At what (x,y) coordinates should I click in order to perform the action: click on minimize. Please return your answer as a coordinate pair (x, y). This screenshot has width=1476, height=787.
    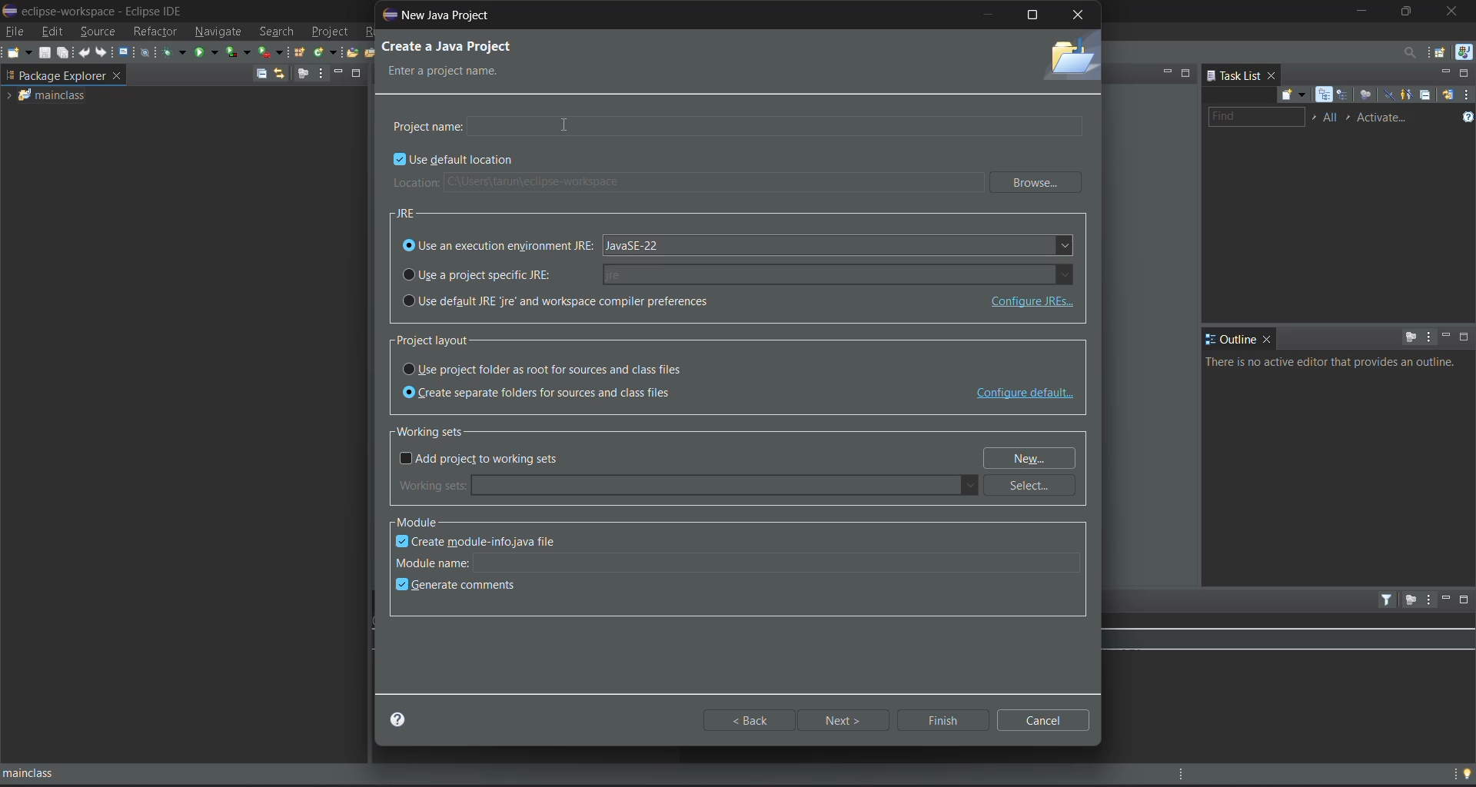
    Looking at the image, I should click on (1445, 337).